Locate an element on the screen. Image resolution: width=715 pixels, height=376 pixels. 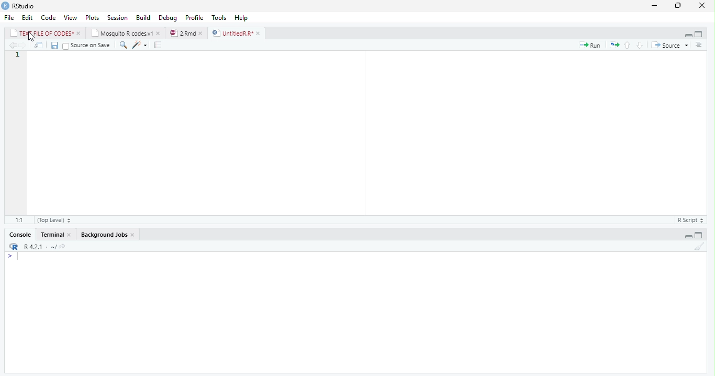
Outline is located at coordinates (699, 45).